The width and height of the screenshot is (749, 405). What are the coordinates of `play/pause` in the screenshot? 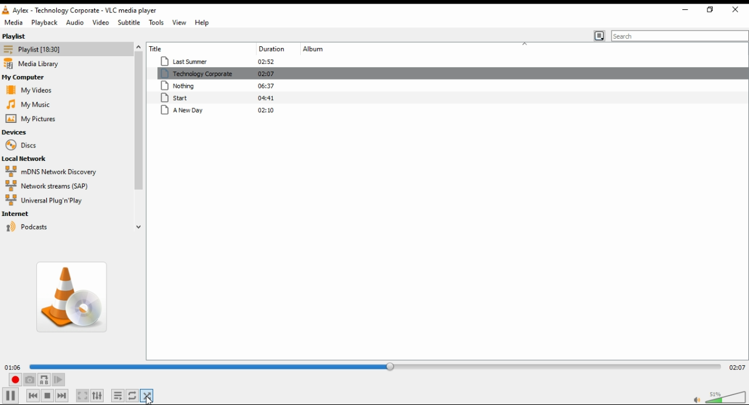 It's located at (12, 396).